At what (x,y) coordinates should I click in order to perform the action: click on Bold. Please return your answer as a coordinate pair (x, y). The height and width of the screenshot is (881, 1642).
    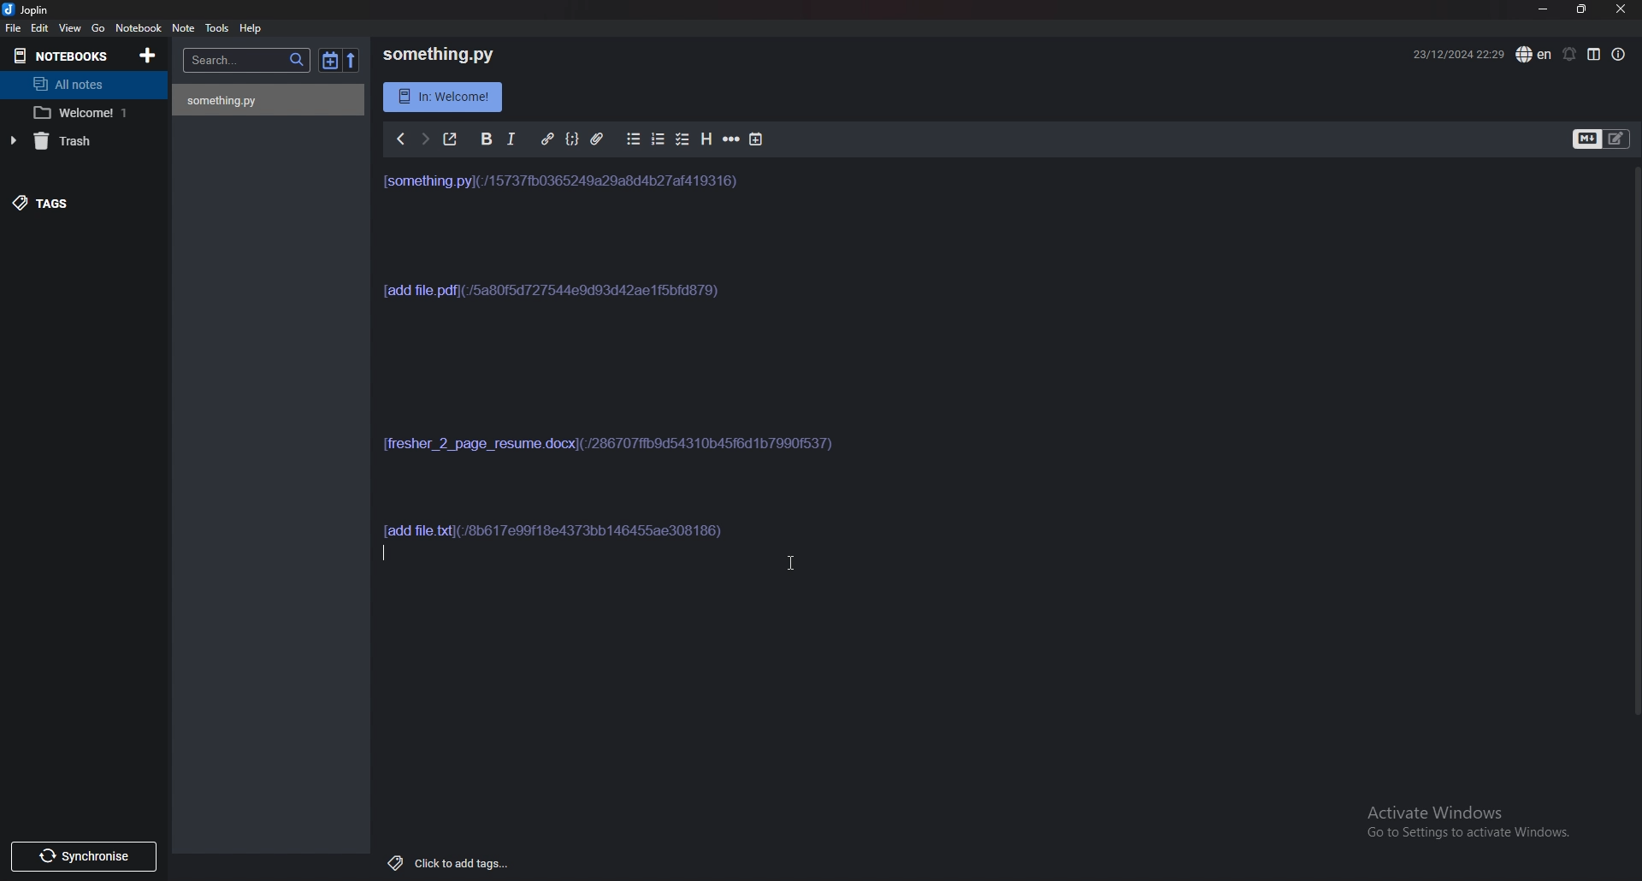
    Looking at the image, I should click on (486, 139).